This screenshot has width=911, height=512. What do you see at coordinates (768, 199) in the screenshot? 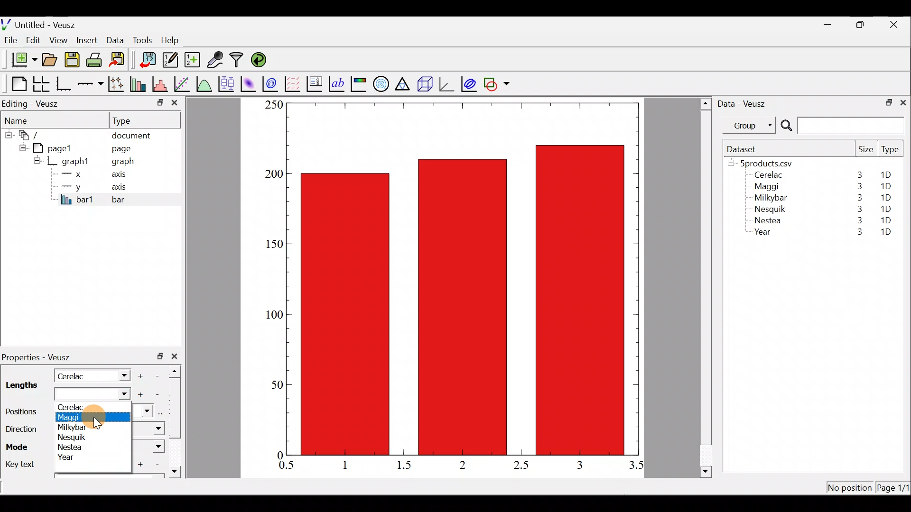
I see `Milkybar` at bounding box center [768, 199].